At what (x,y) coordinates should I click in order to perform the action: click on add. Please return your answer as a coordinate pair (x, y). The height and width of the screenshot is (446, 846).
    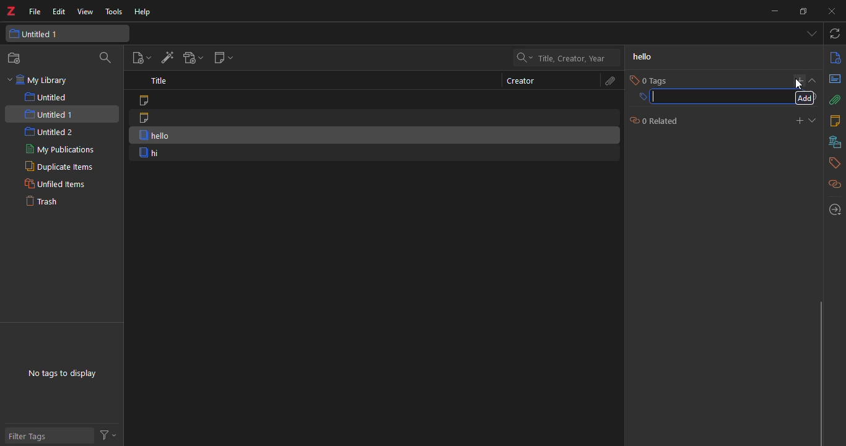
    Looking at the image, I should click on (798, 120).